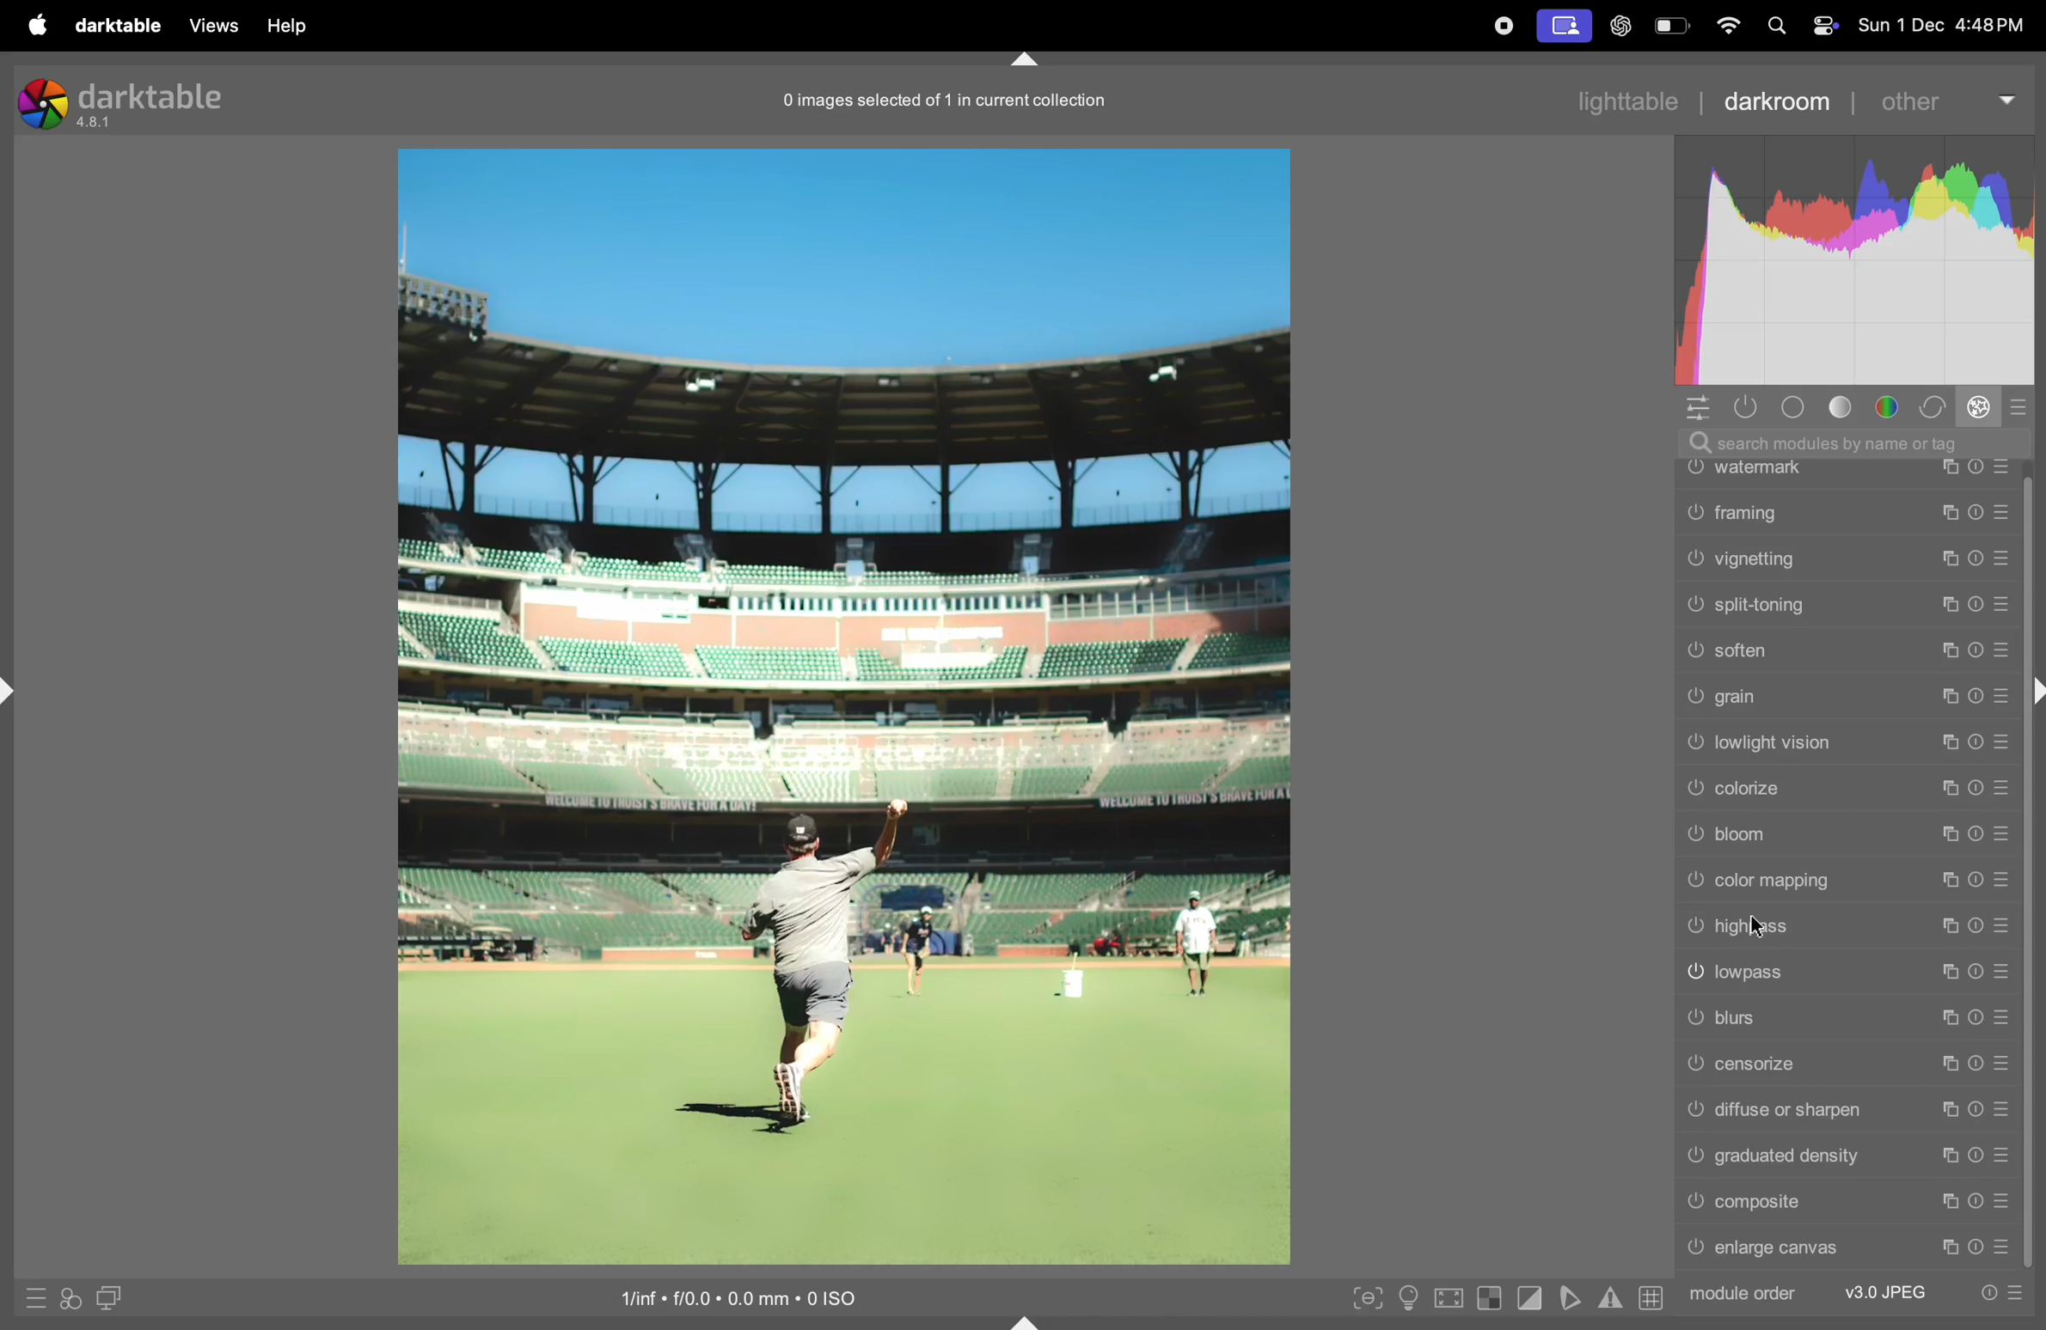 This screenshot has height=1330, width=2046. What do you see at coordinates (1848, 744) in the screenshot?
I see `light vision` at bounding box center [1848, 744].